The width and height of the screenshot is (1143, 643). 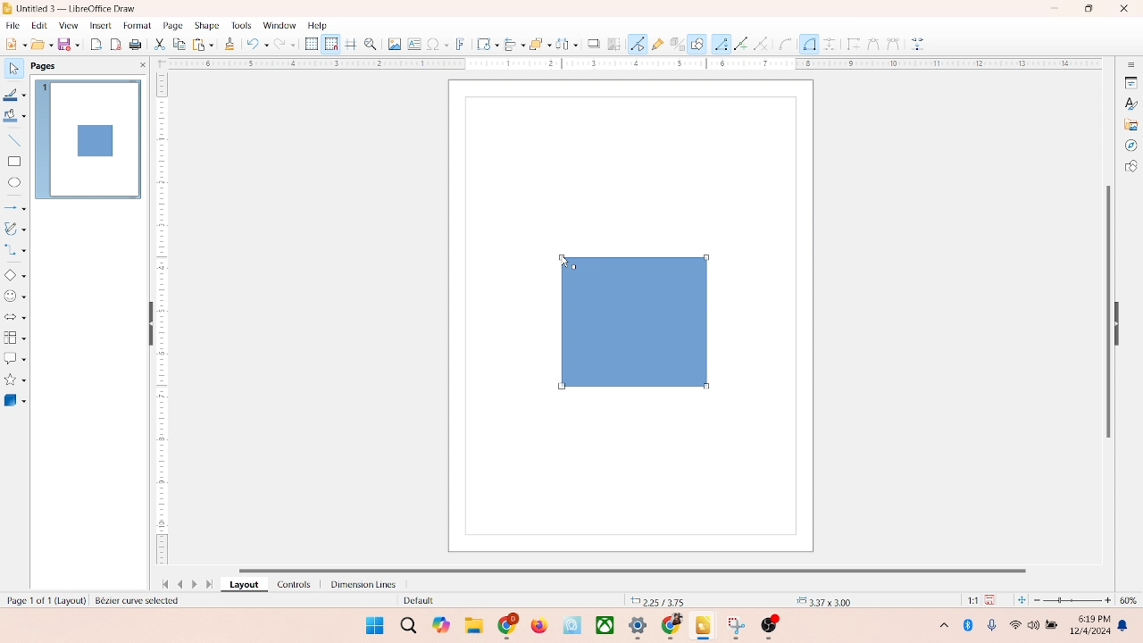 What do you see at coordinates (697, 43) in the screenshot?
I see `draw function` at bounding box center [697, 43].